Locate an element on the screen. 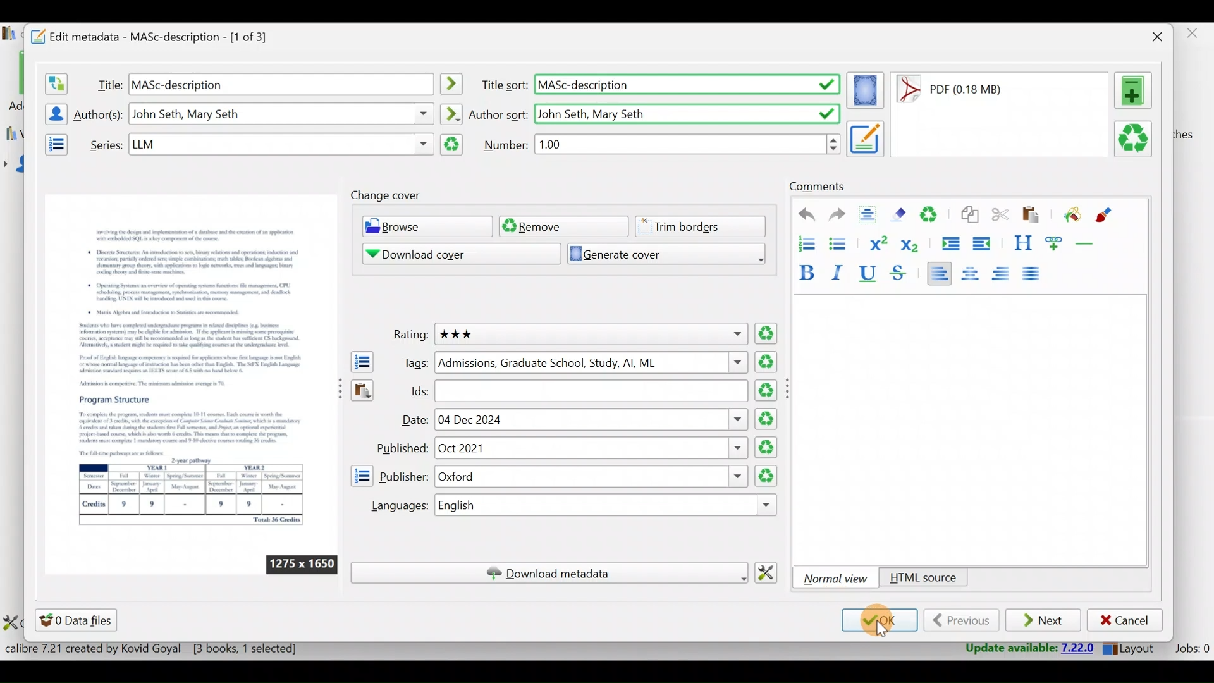 The image size is (1214, 683). Open the manage series editor is located at coordinates (52, 142).